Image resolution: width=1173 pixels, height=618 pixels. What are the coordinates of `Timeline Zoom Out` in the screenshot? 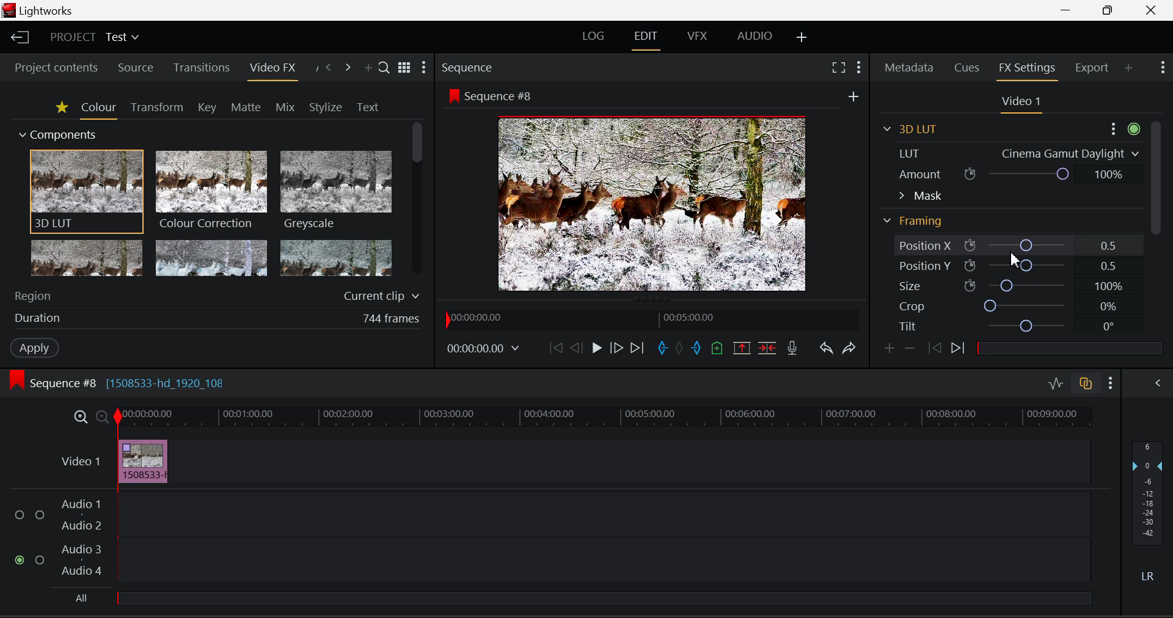 It's located at (101, 416).